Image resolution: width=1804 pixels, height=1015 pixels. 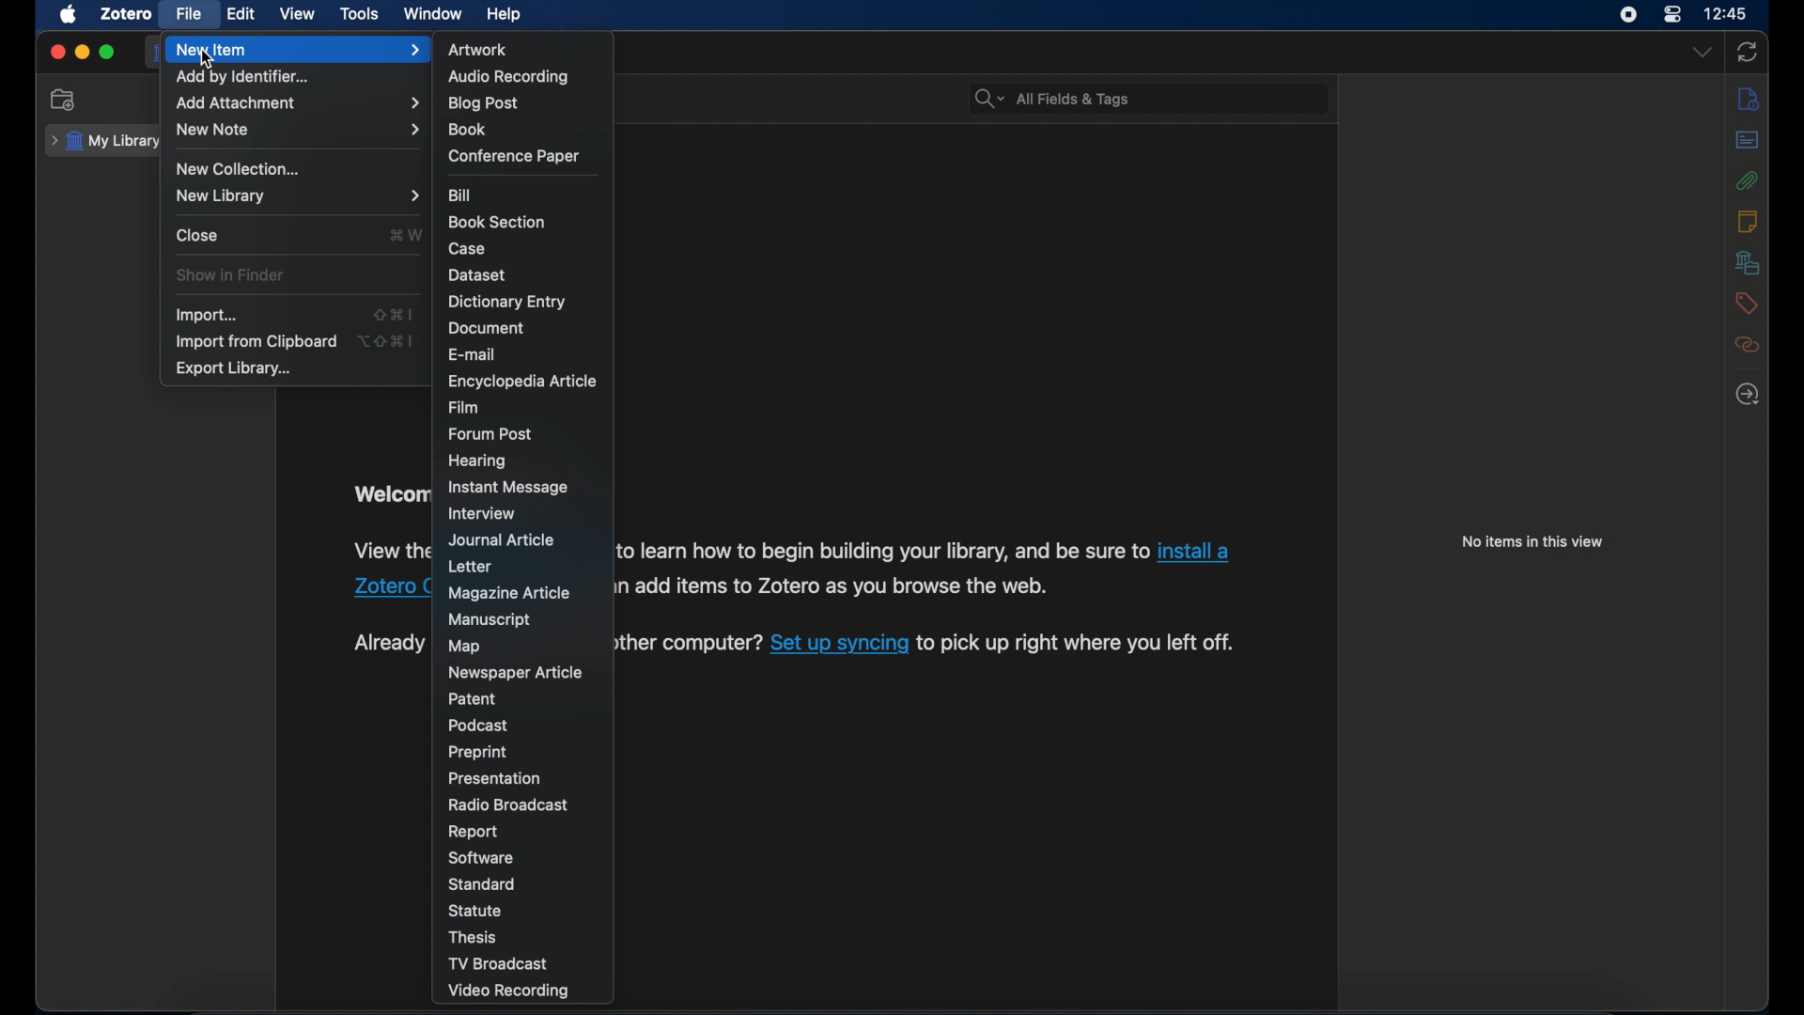 I want to click on letter, so click(x=473, y=567).